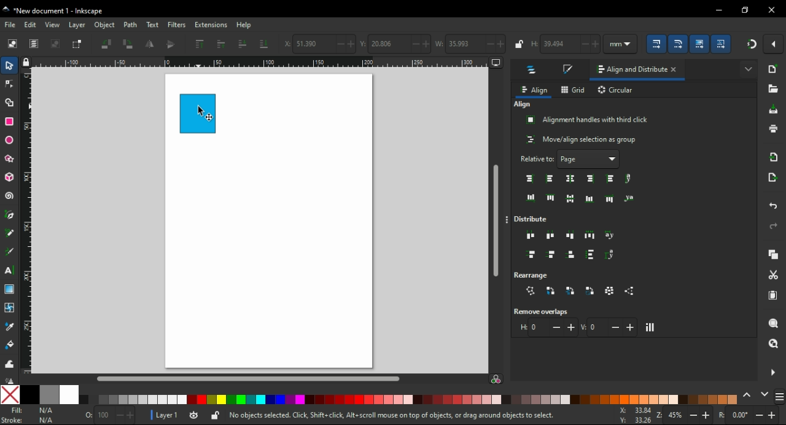 The height and width of the screenshot is (425, 786). Describe the element at coordinates (570, 290) in the screenshot. I see `change positions of selected objects - stacking order` at that location.